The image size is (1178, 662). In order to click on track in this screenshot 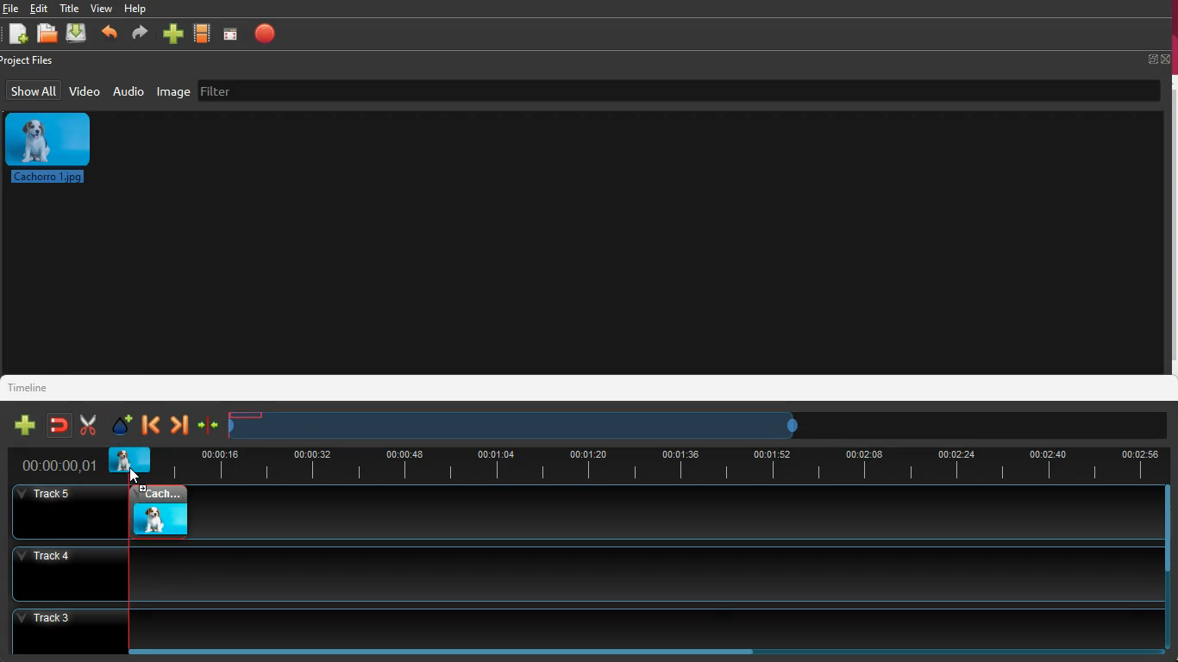, I will do `click(578, 574)`.